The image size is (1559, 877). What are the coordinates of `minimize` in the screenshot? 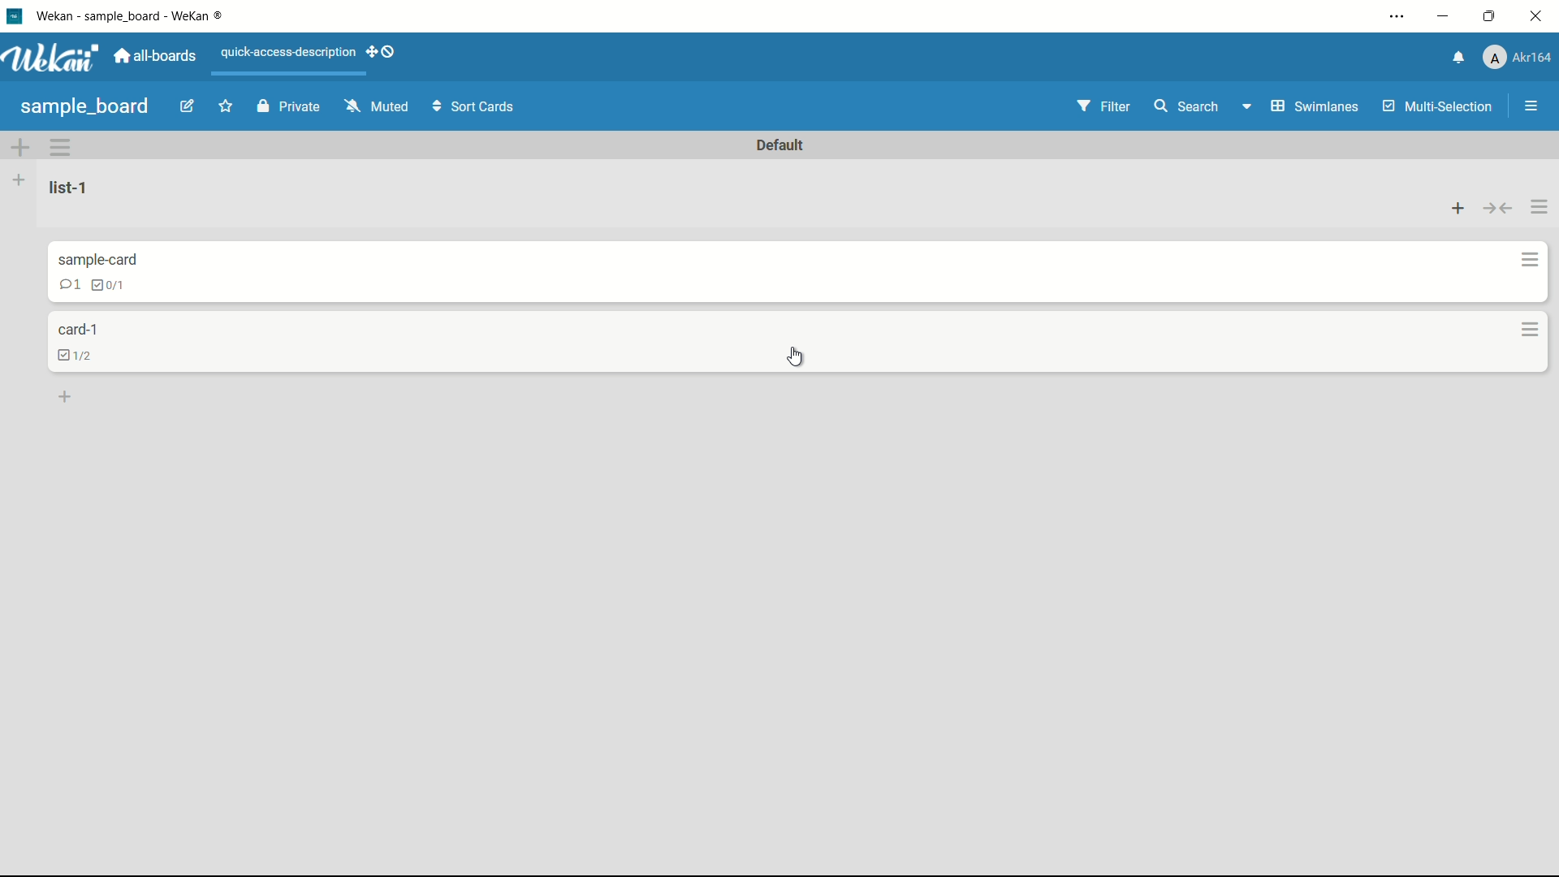 It's located at (1443, 15).